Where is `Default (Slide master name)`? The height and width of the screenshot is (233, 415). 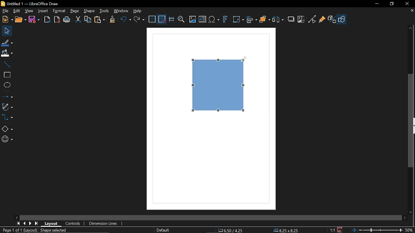
Default (Slide master name) is located at coordinates (163, 230).